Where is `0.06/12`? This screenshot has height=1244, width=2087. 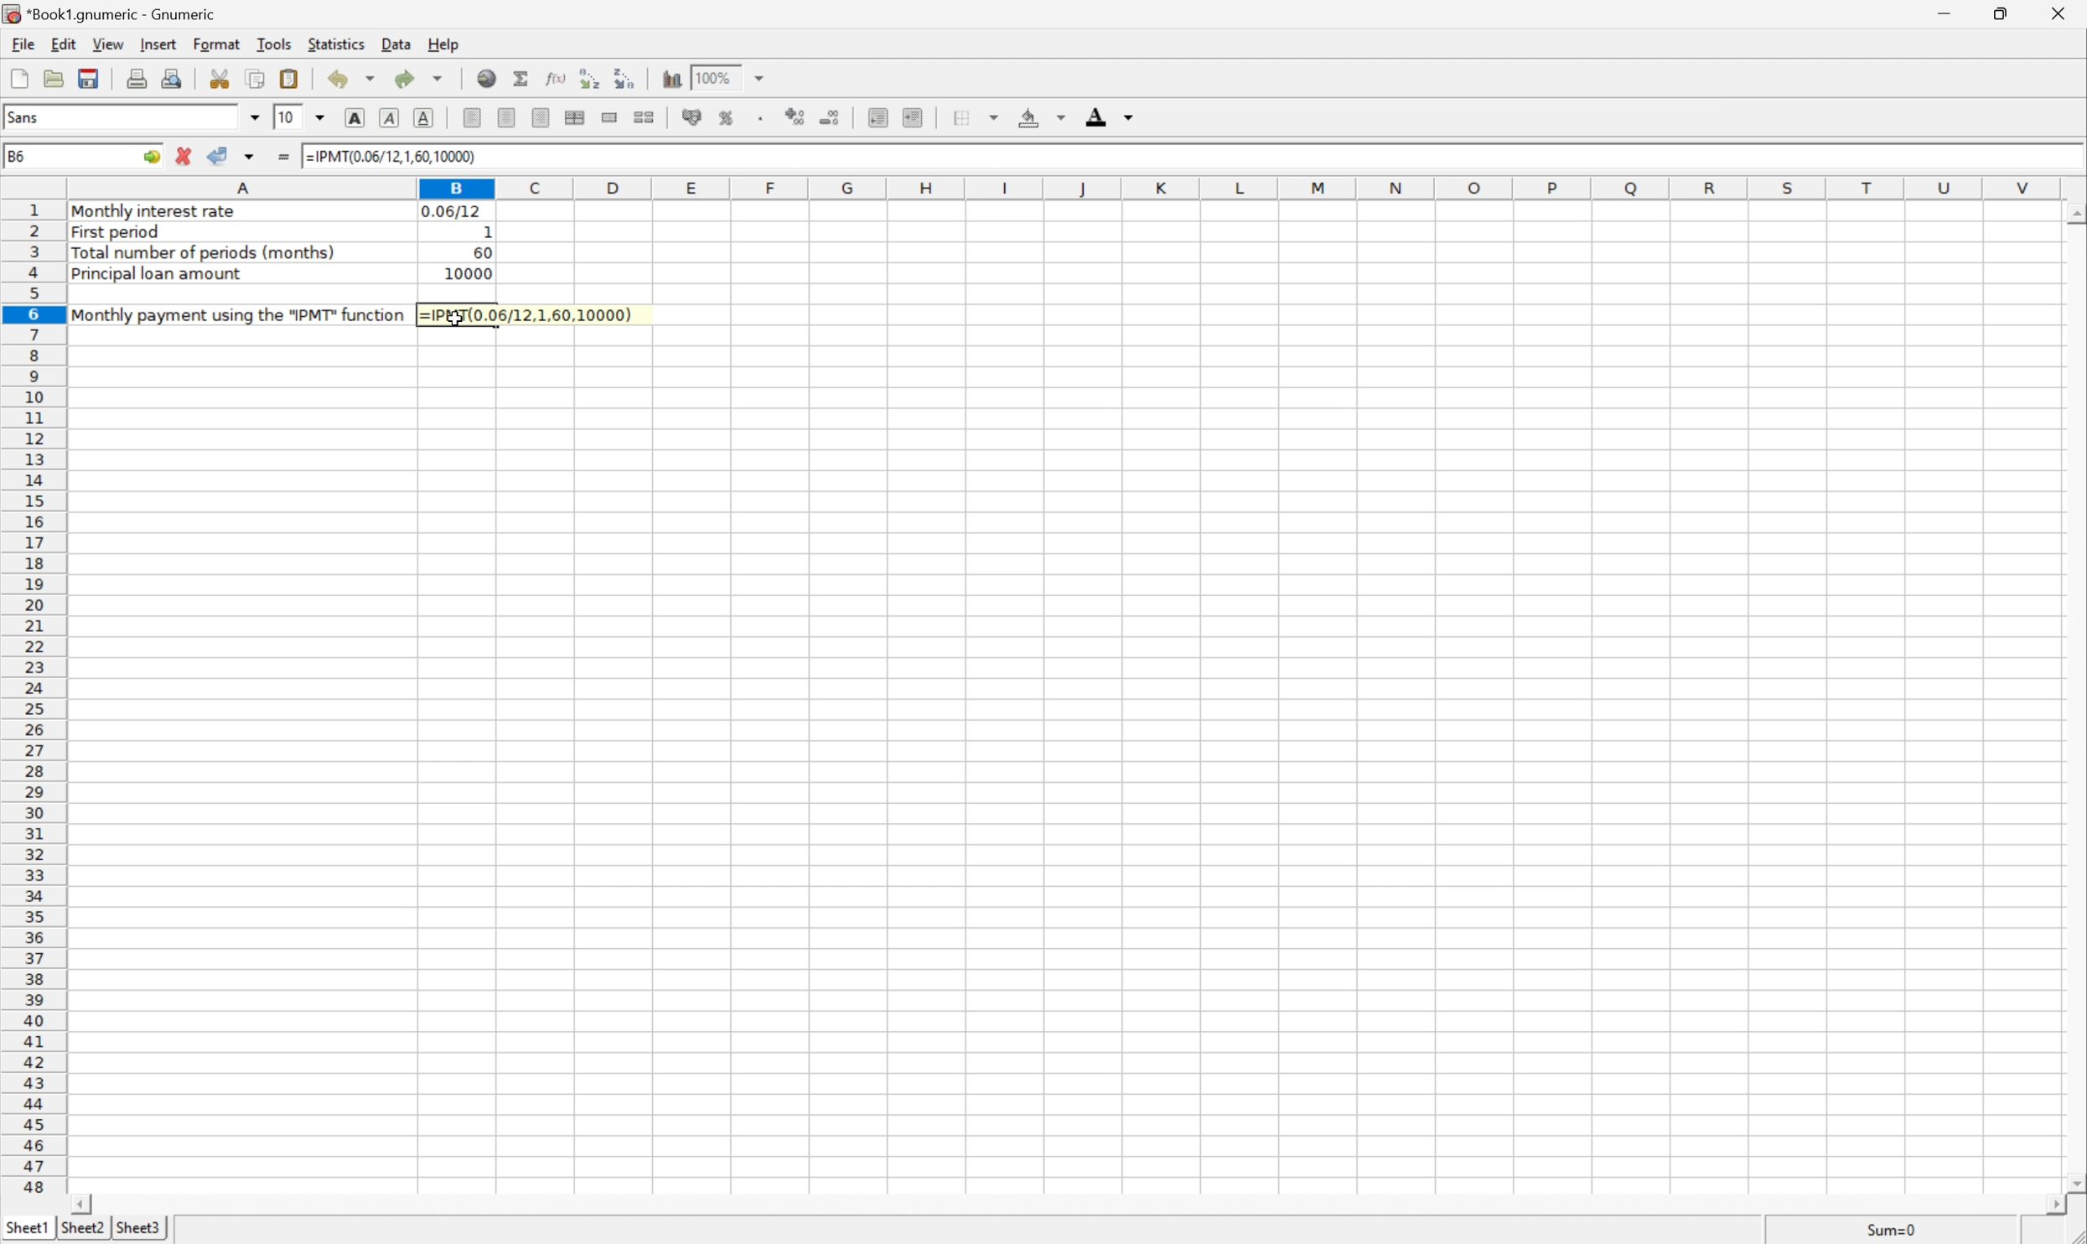
0.06/12 is located at coordinates (453, 210).